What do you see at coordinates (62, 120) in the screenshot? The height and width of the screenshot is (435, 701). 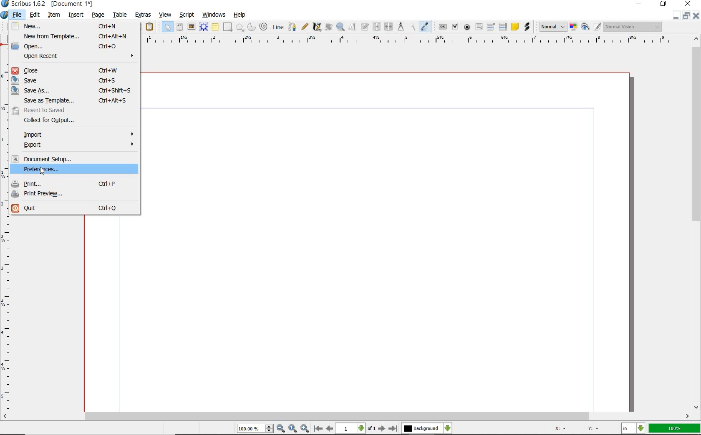 I see `collect for output` at bounding box center [62, 120].